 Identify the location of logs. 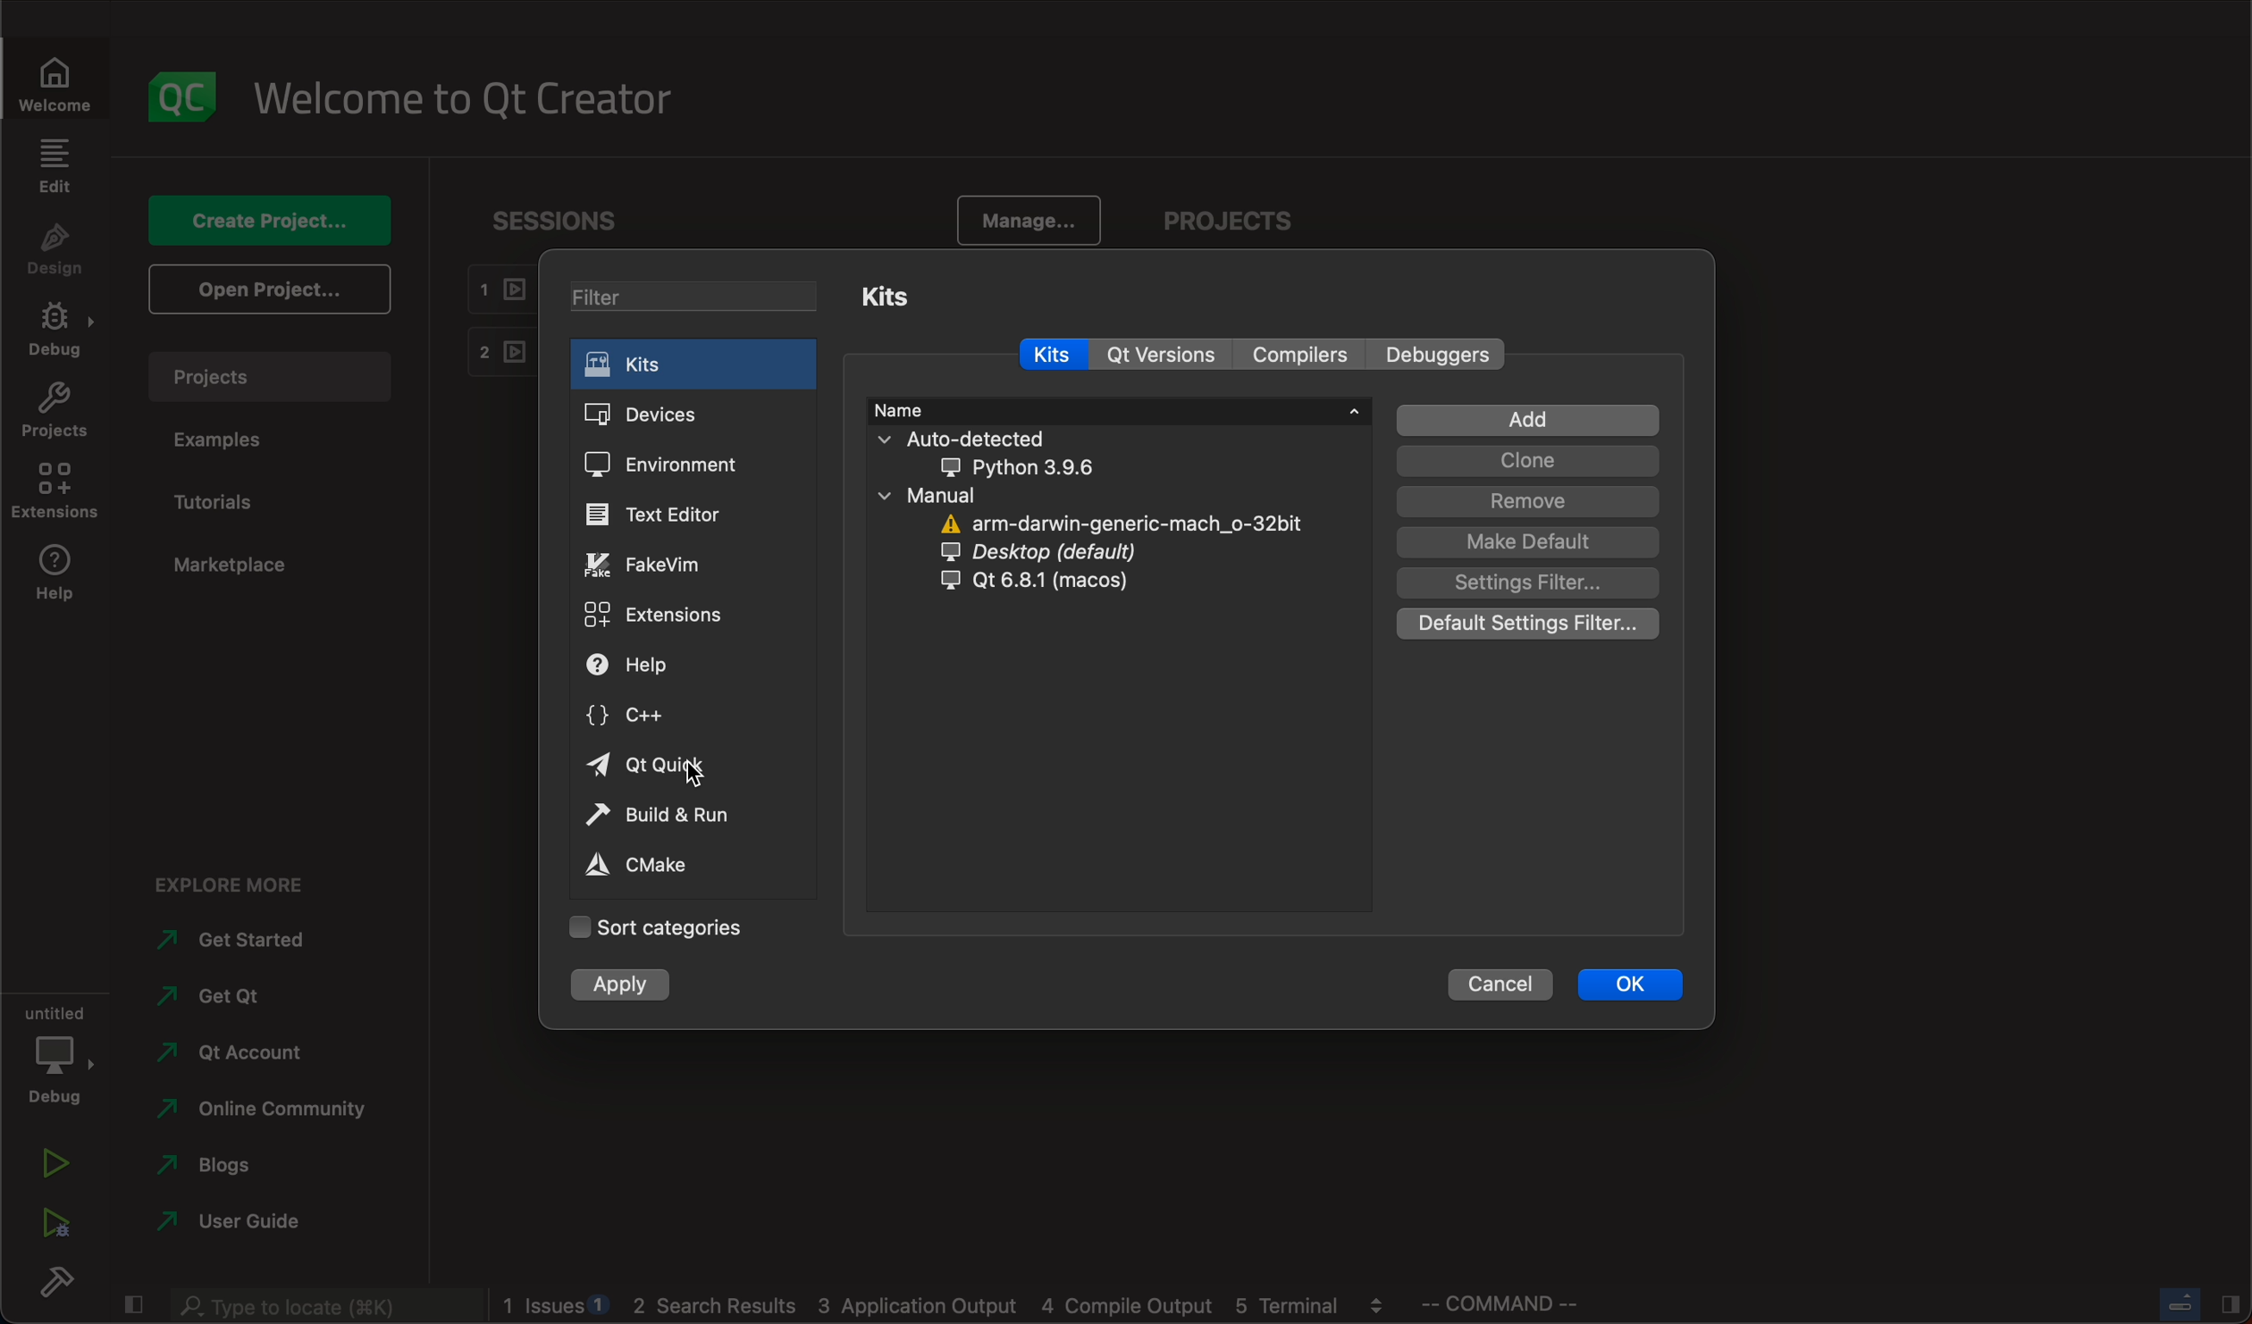
(951, 1308).